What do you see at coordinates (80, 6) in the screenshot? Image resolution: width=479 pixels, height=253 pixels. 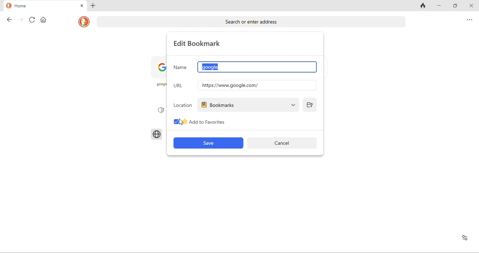 I see `close` at bounding box center [80, 6].